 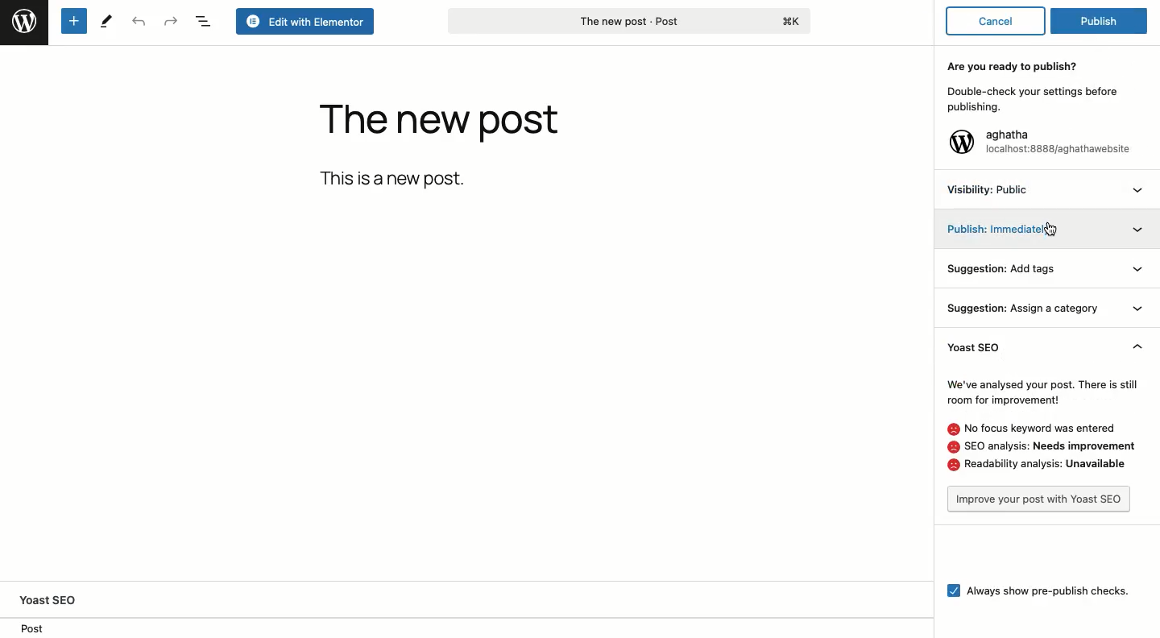 I want to click on Expand, so click(x=1138, y=269).